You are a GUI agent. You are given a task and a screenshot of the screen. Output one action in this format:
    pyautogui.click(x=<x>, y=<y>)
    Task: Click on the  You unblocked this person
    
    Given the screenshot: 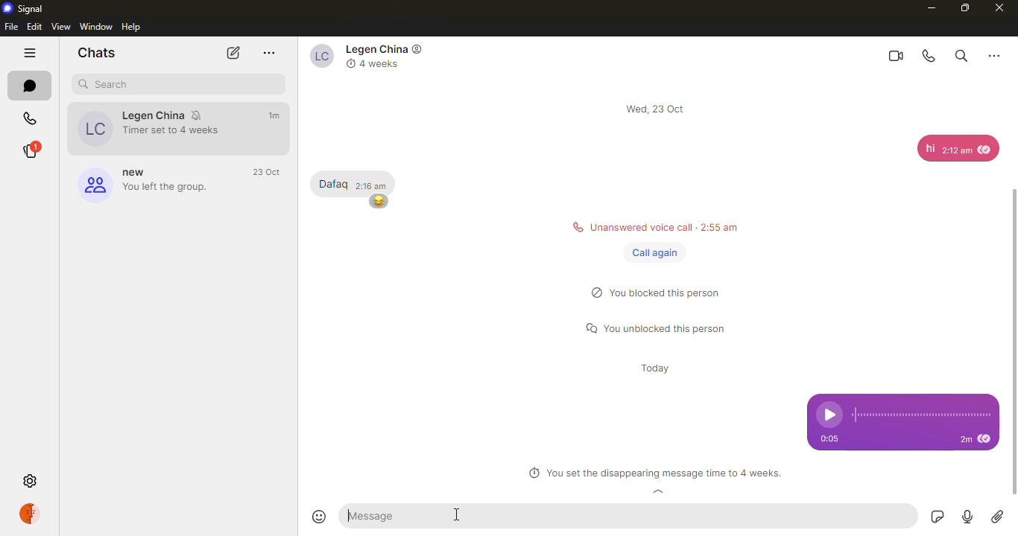 What is the action you would take?
    pyautogui.click(x=661, y=329)
    